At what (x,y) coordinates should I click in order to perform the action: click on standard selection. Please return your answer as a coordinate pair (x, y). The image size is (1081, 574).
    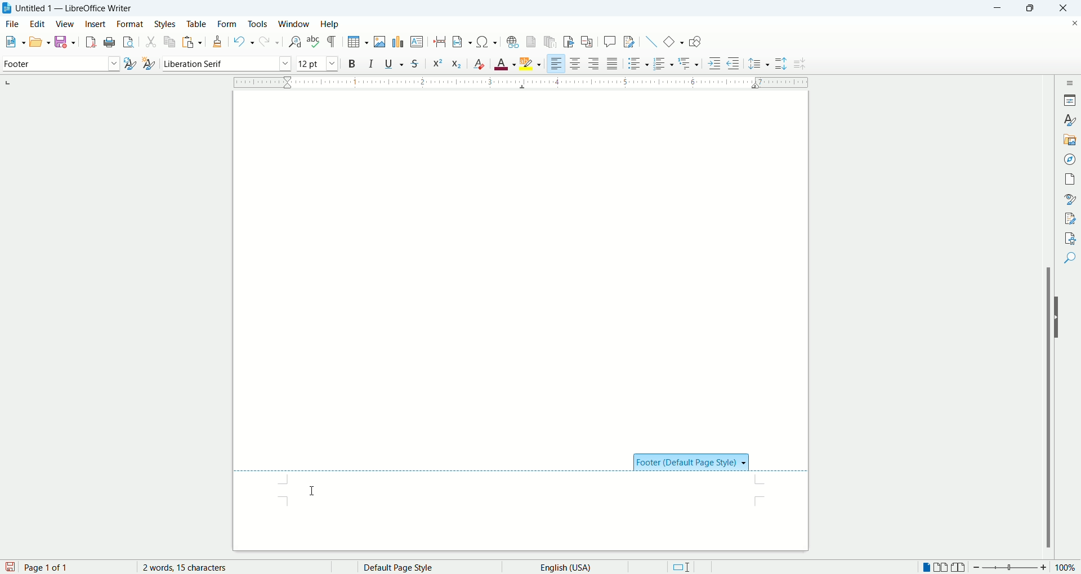
    Looking at the image, I should click on (681, 567).